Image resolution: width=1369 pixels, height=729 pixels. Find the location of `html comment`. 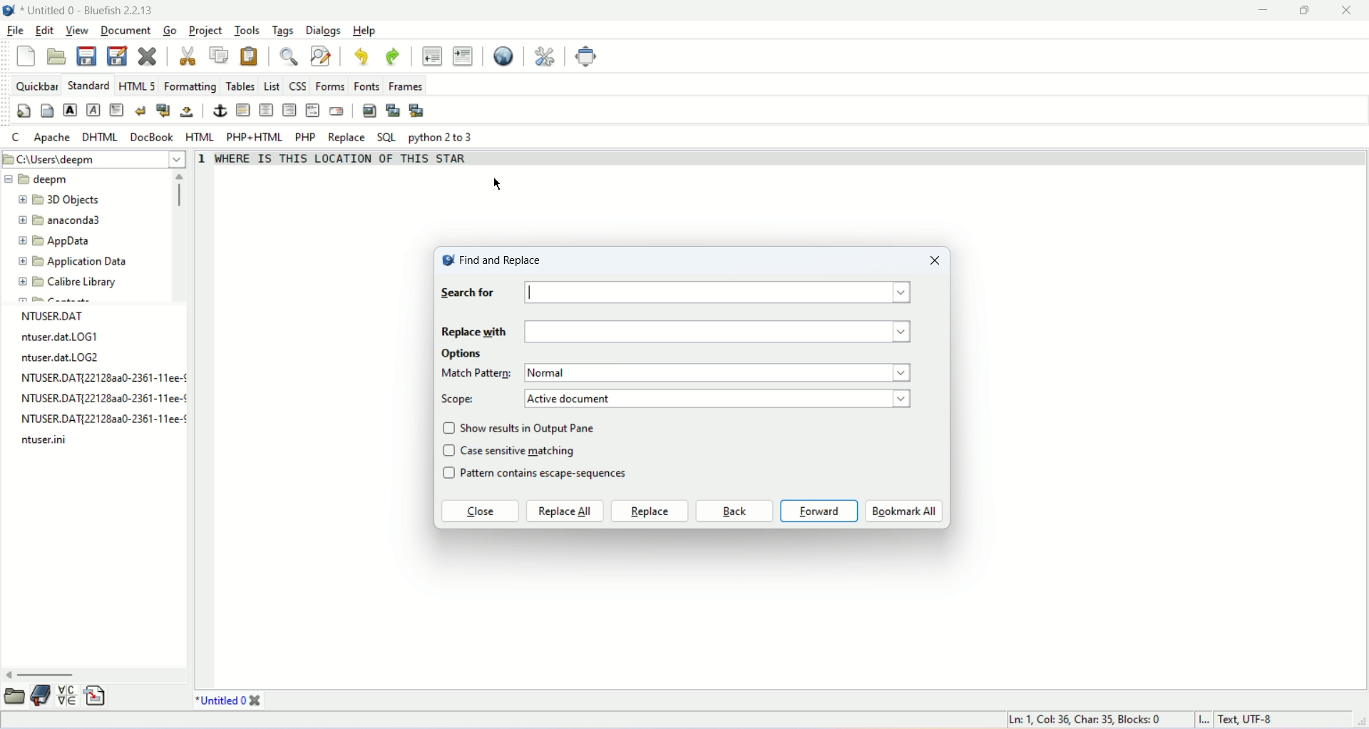

html comment is located at coordinates (313, 111).